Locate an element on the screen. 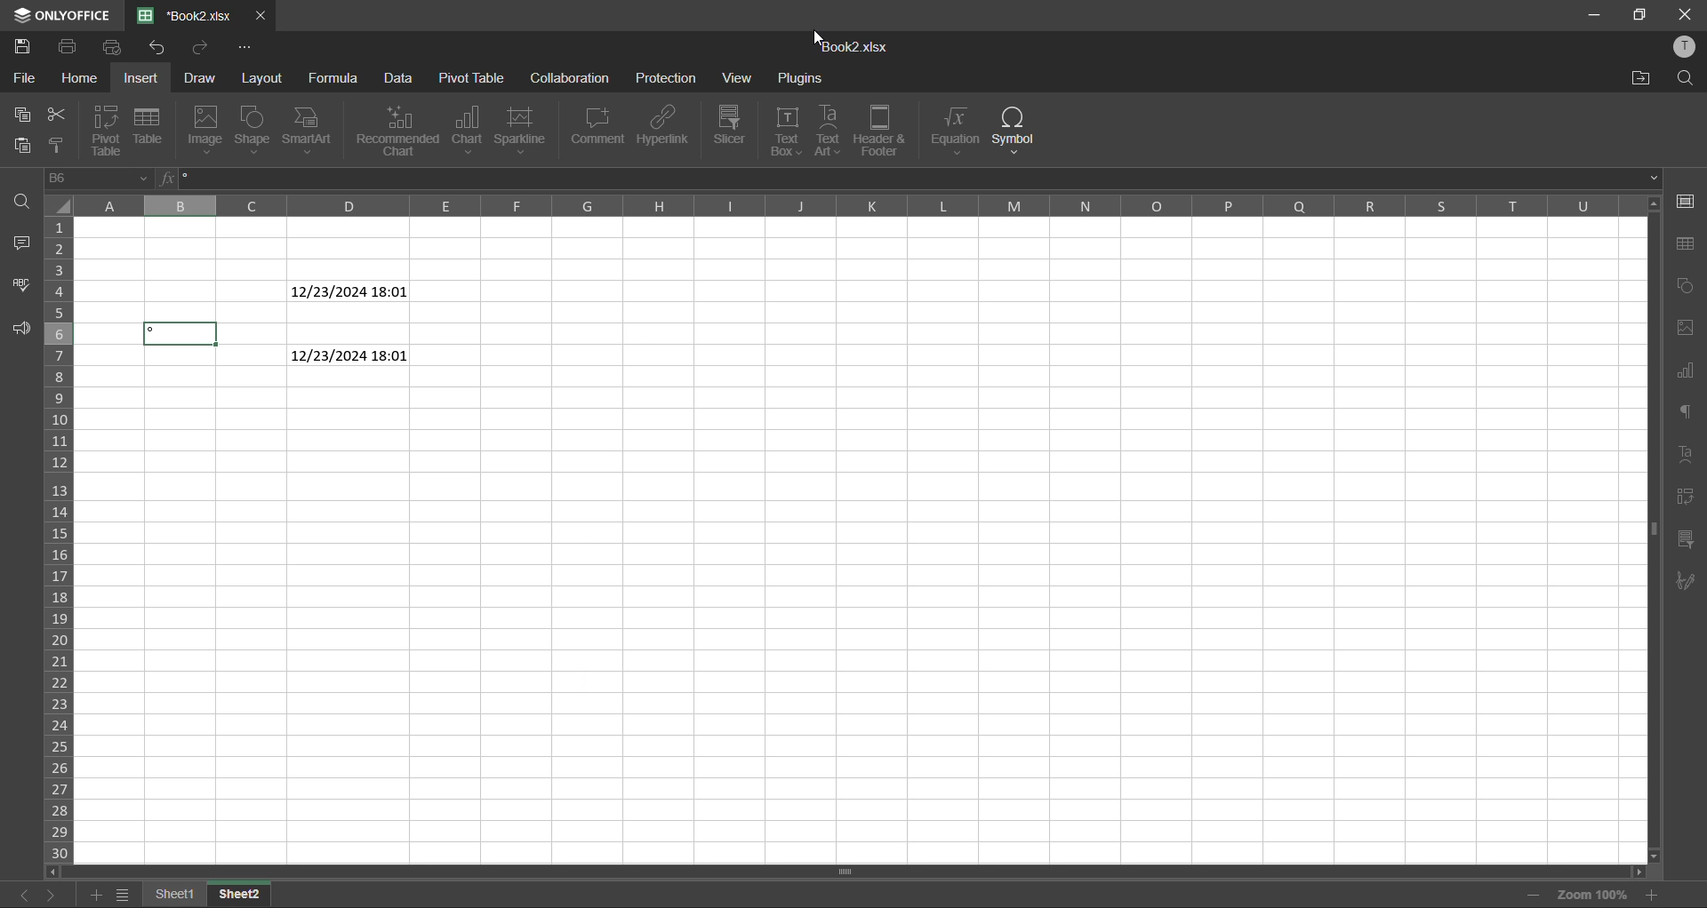 This screenshot has height=908, width=1707. row numbers is located at coordinates (63, 537).